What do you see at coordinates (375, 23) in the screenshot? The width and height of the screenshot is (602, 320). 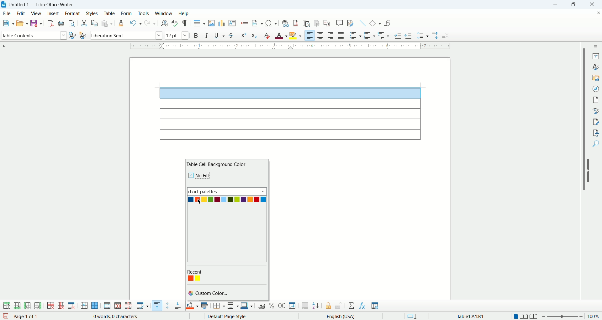 I see `basic shapes` at bounding box center [375, 23].